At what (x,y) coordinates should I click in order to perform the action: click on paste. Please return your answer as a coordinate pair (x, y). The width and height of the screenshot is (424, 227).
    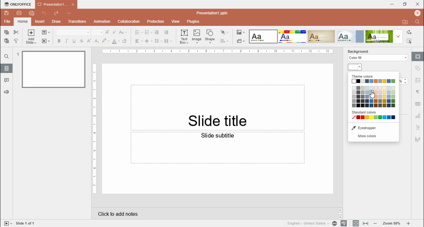
    Looking at the image, I should click on (6, 41).